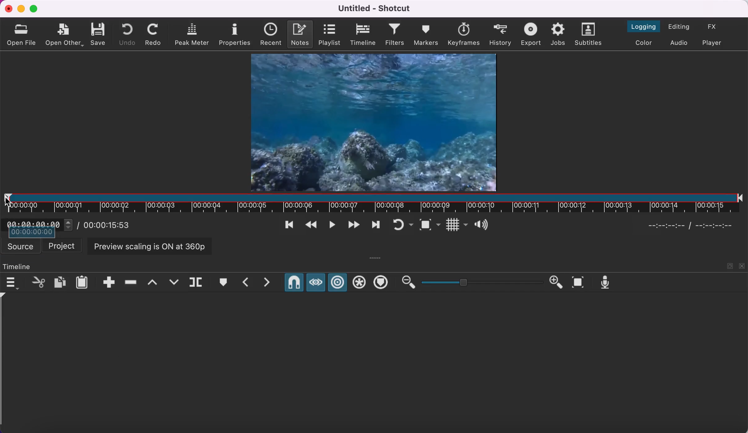 Image resolution: width=748 pixels, height=433 pixels. I want to click on title, so click(378, 9).